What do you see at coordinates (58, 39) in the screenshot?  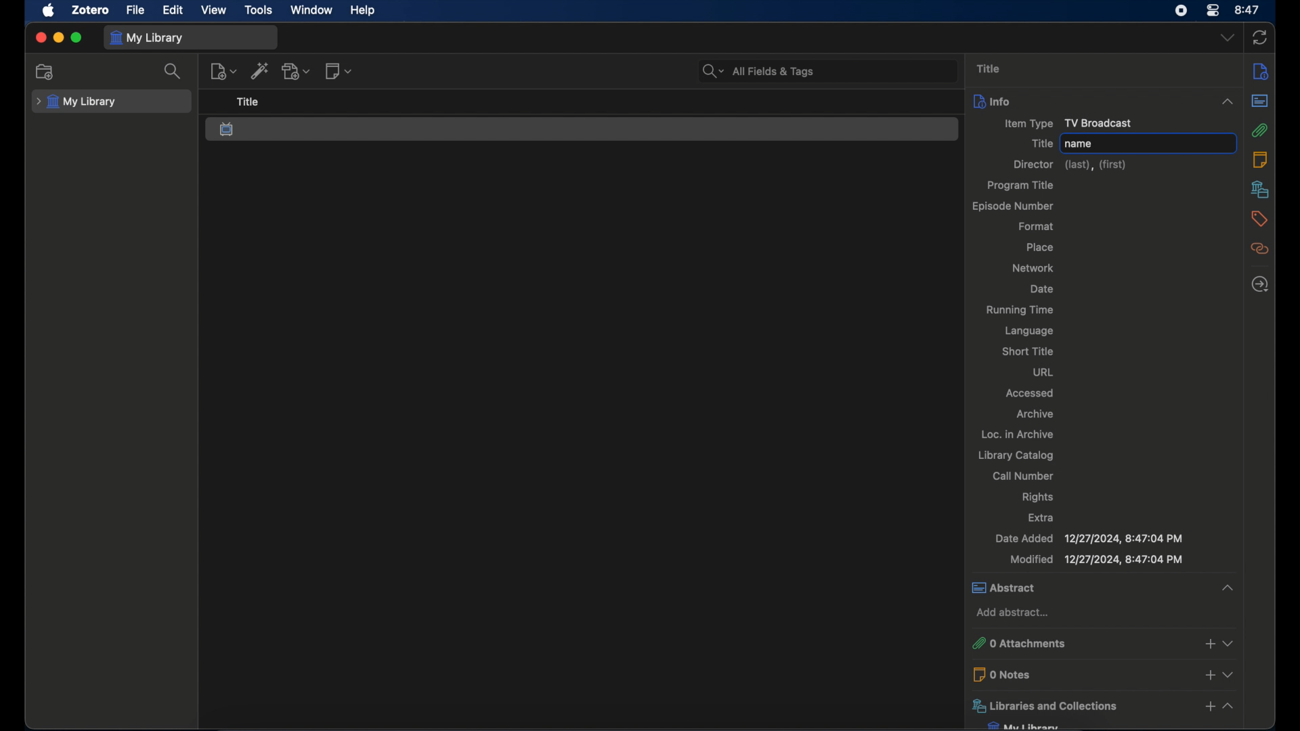 I see `minimize` at bounding box center [58, 39].